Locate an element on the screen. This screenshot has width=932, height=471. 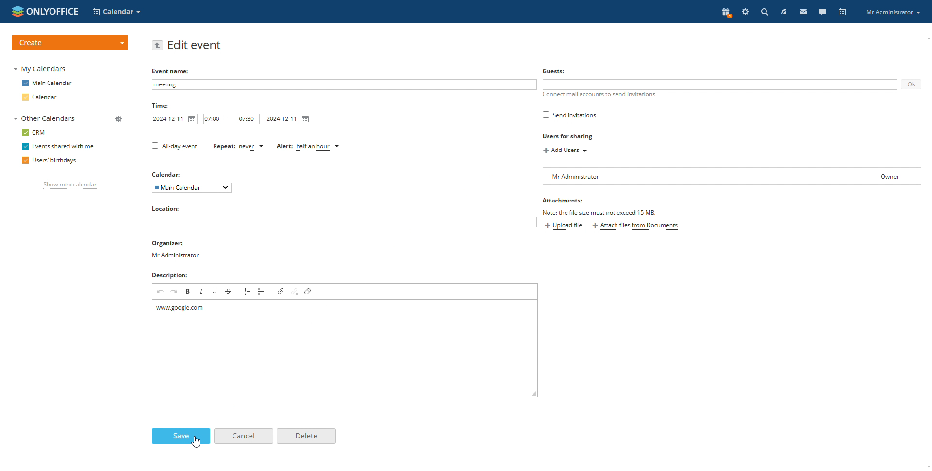
attach files from documents is located at coordinates (635, 226).